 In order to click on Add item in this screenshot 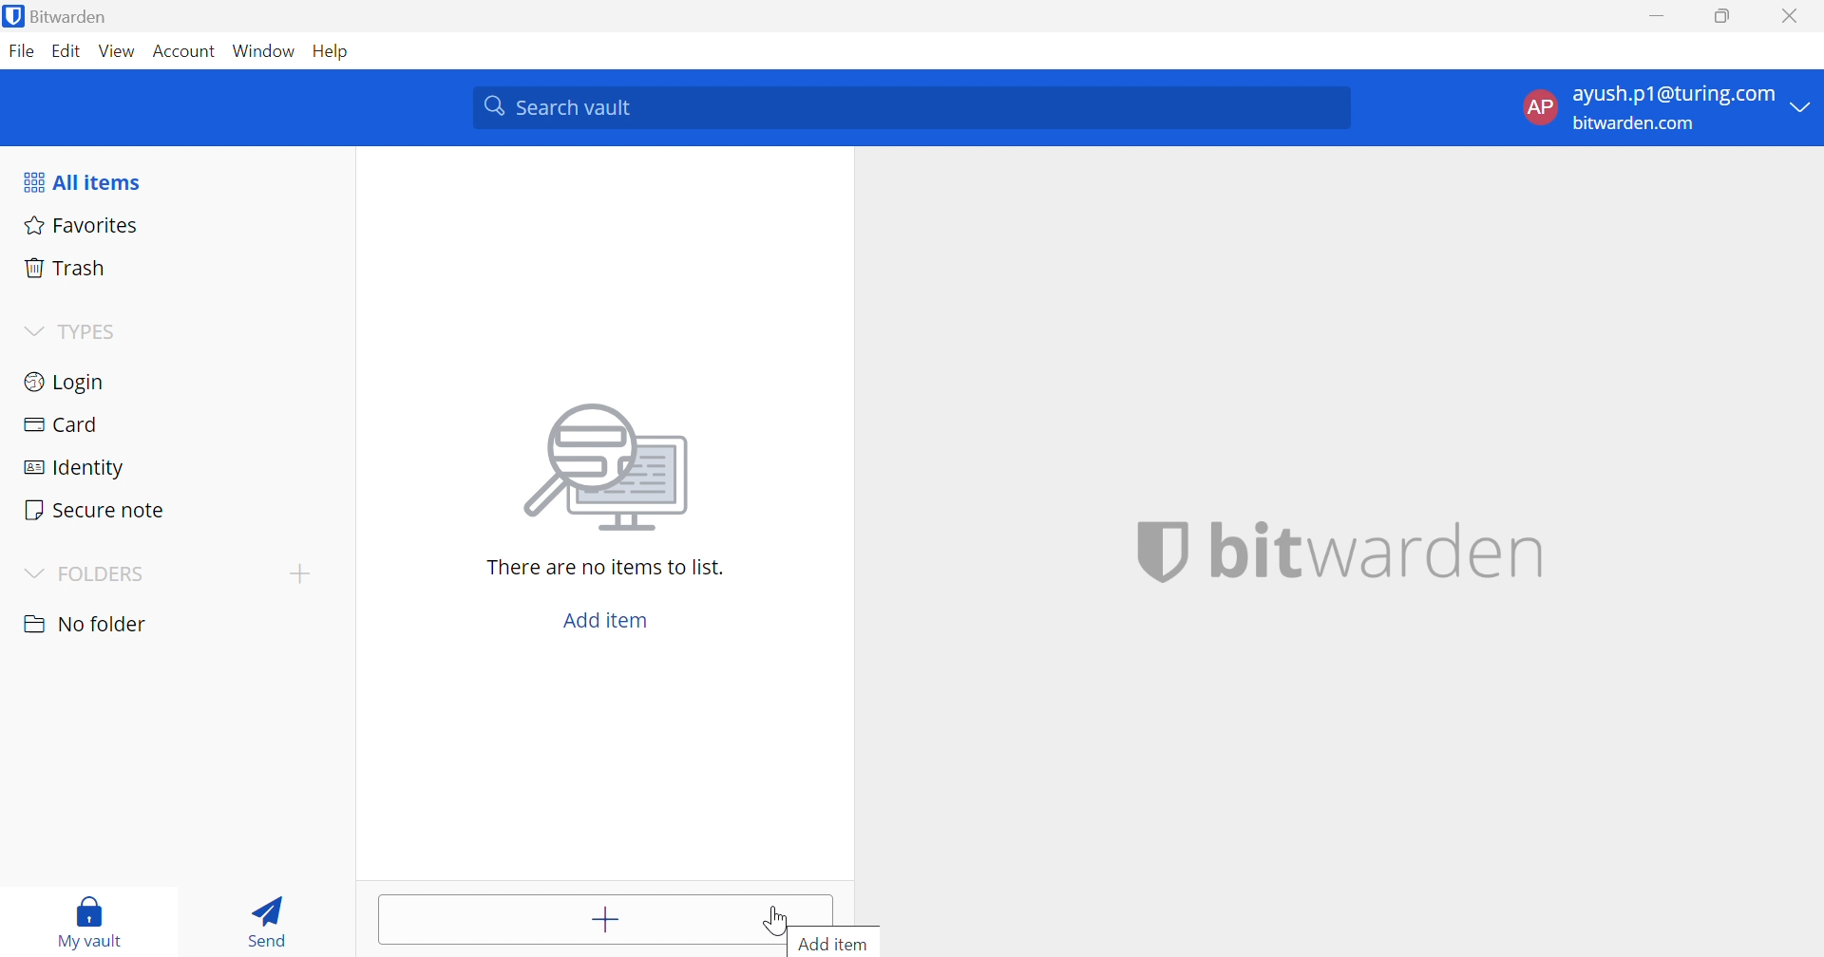, I will do `click(603, 916)`.